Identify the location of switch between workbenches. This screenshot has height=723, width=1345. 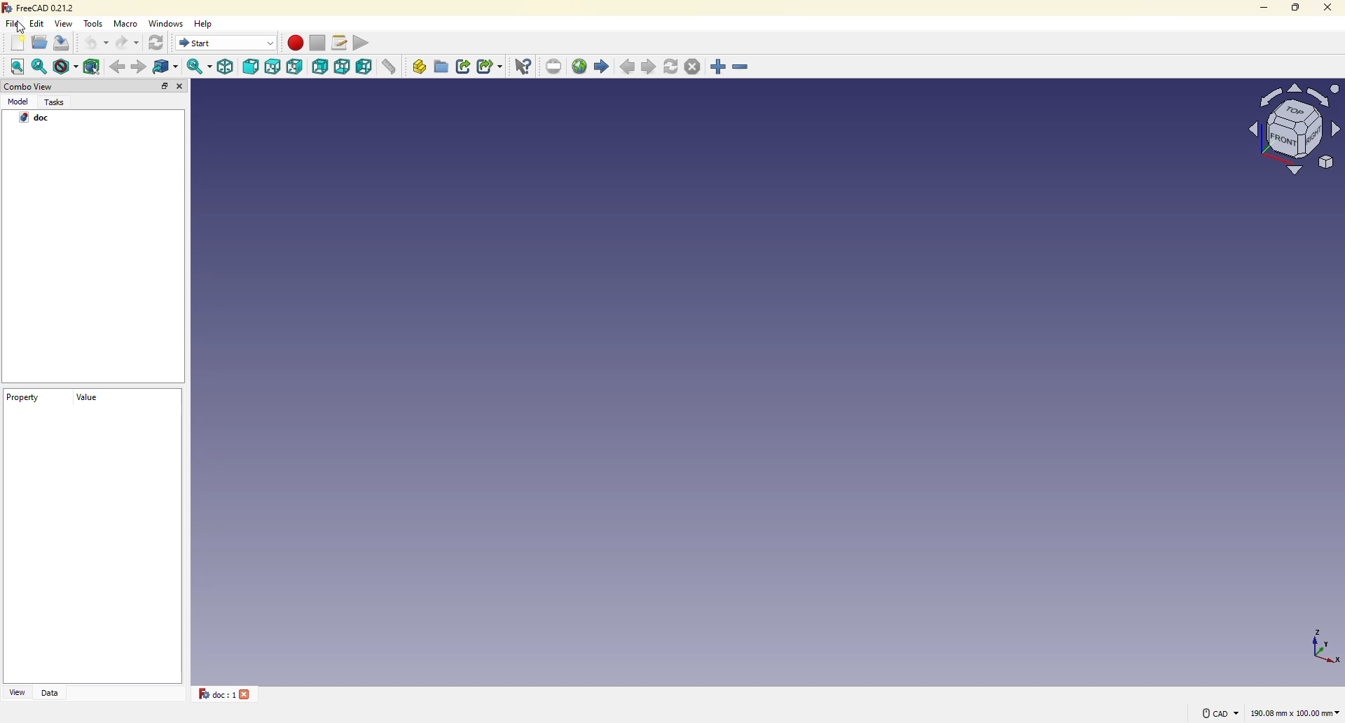
(226, 43).